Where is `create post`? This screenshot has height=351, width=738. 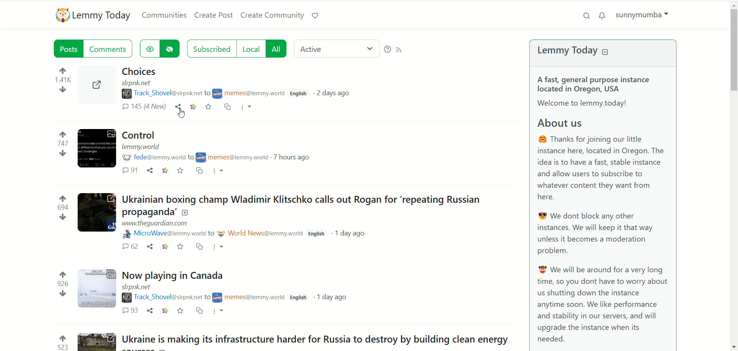 create post is located at coordinates (213, 14).